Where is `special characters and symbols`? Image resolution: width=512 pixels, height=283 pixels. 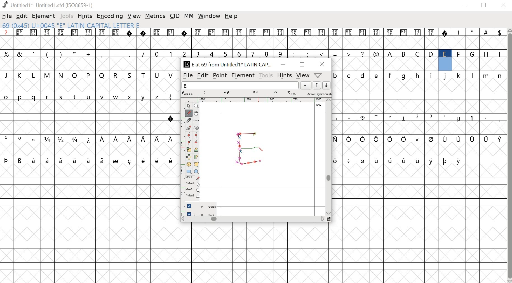 special characters and symbols is located at coordinates (252, 33).